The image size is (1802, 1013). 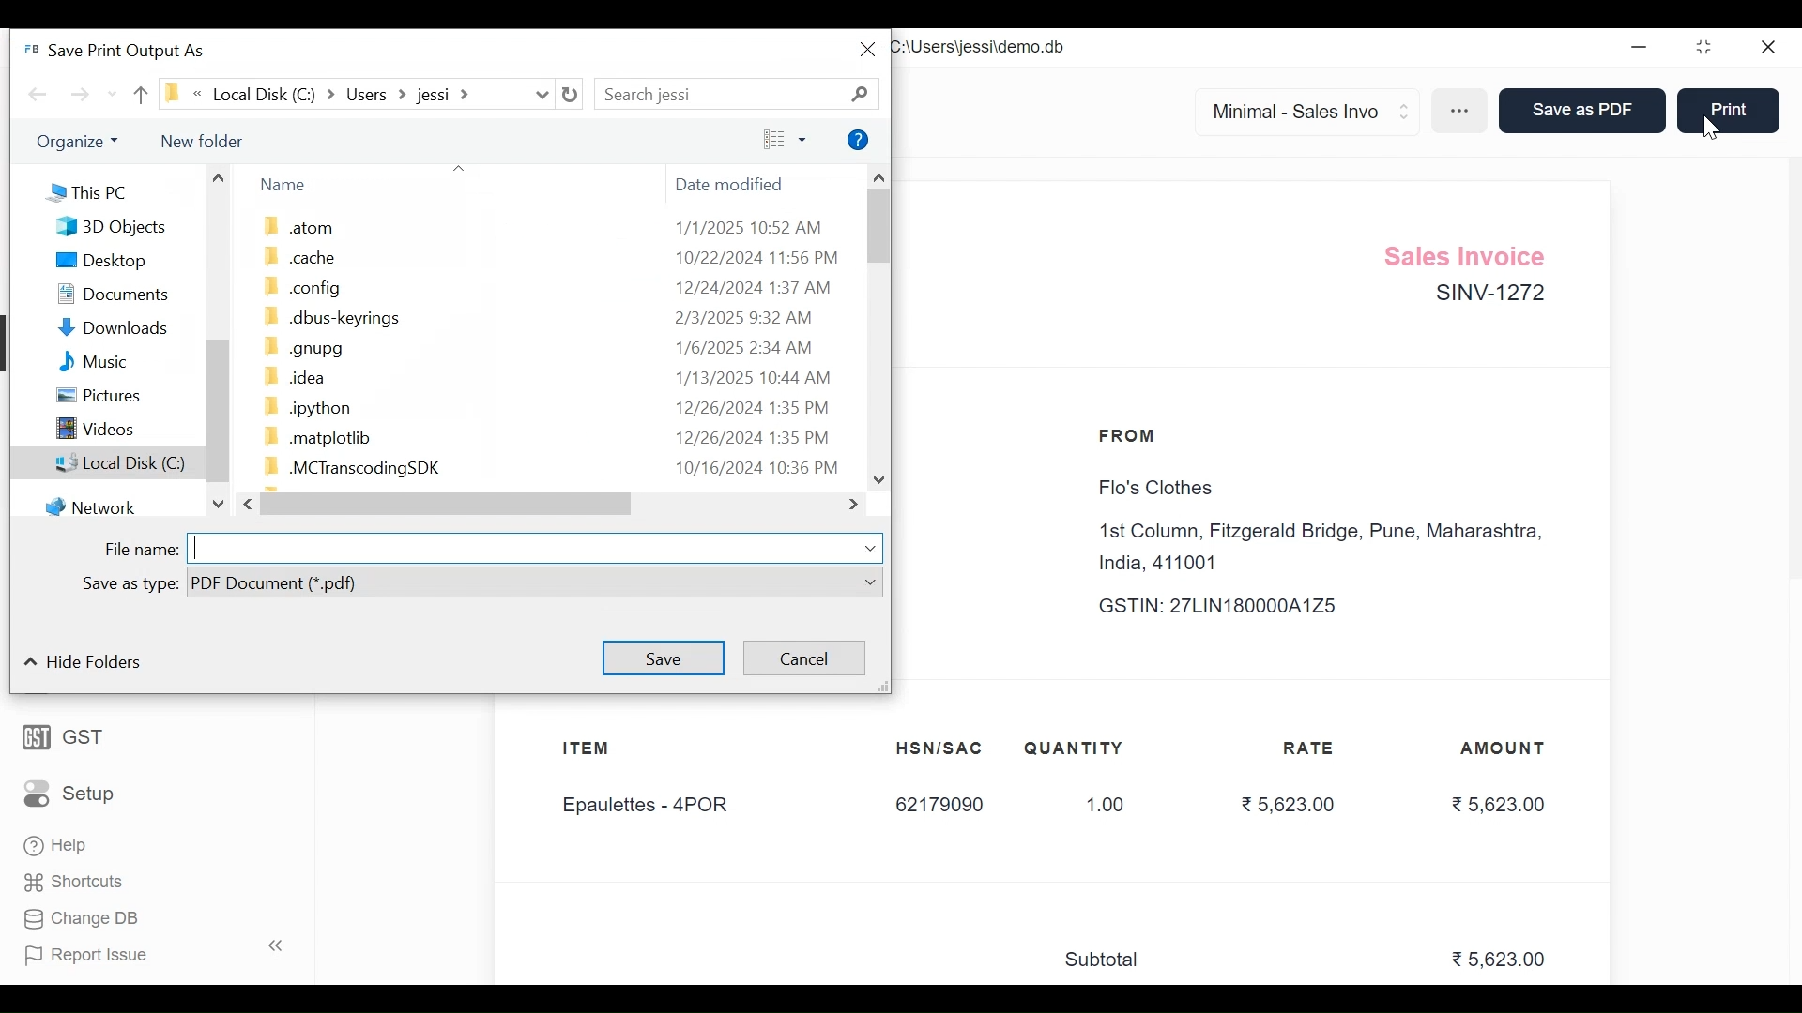 I want to click on Music, so click(x=87, y=361).